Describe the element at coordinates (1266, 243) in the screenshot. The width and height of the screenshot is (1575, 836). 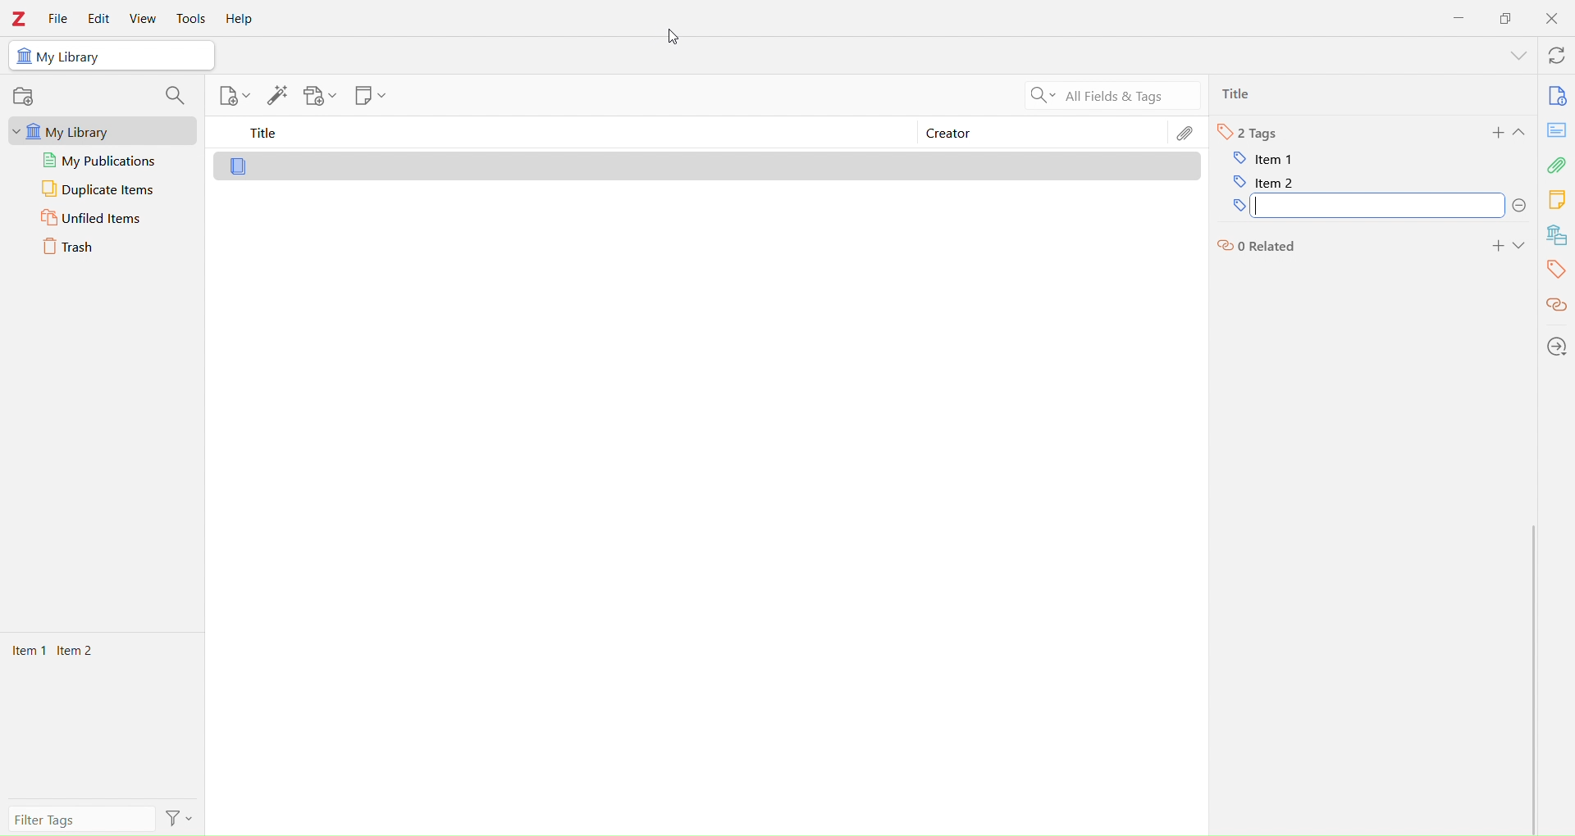
I see `related` at that location.